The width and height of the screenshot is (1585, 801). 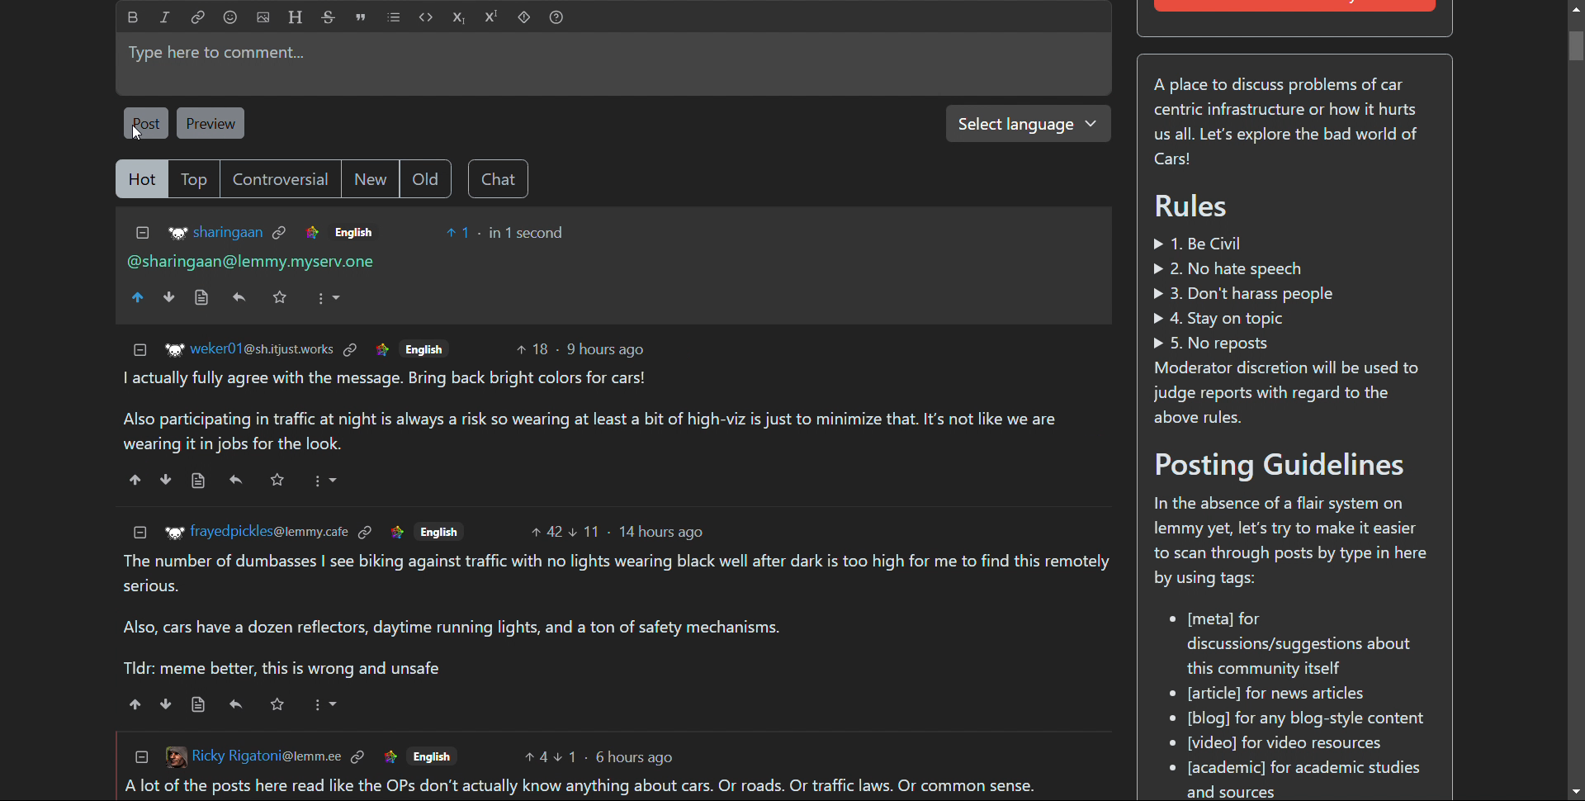 I want to click on upvote, so click(x=135, y=481).